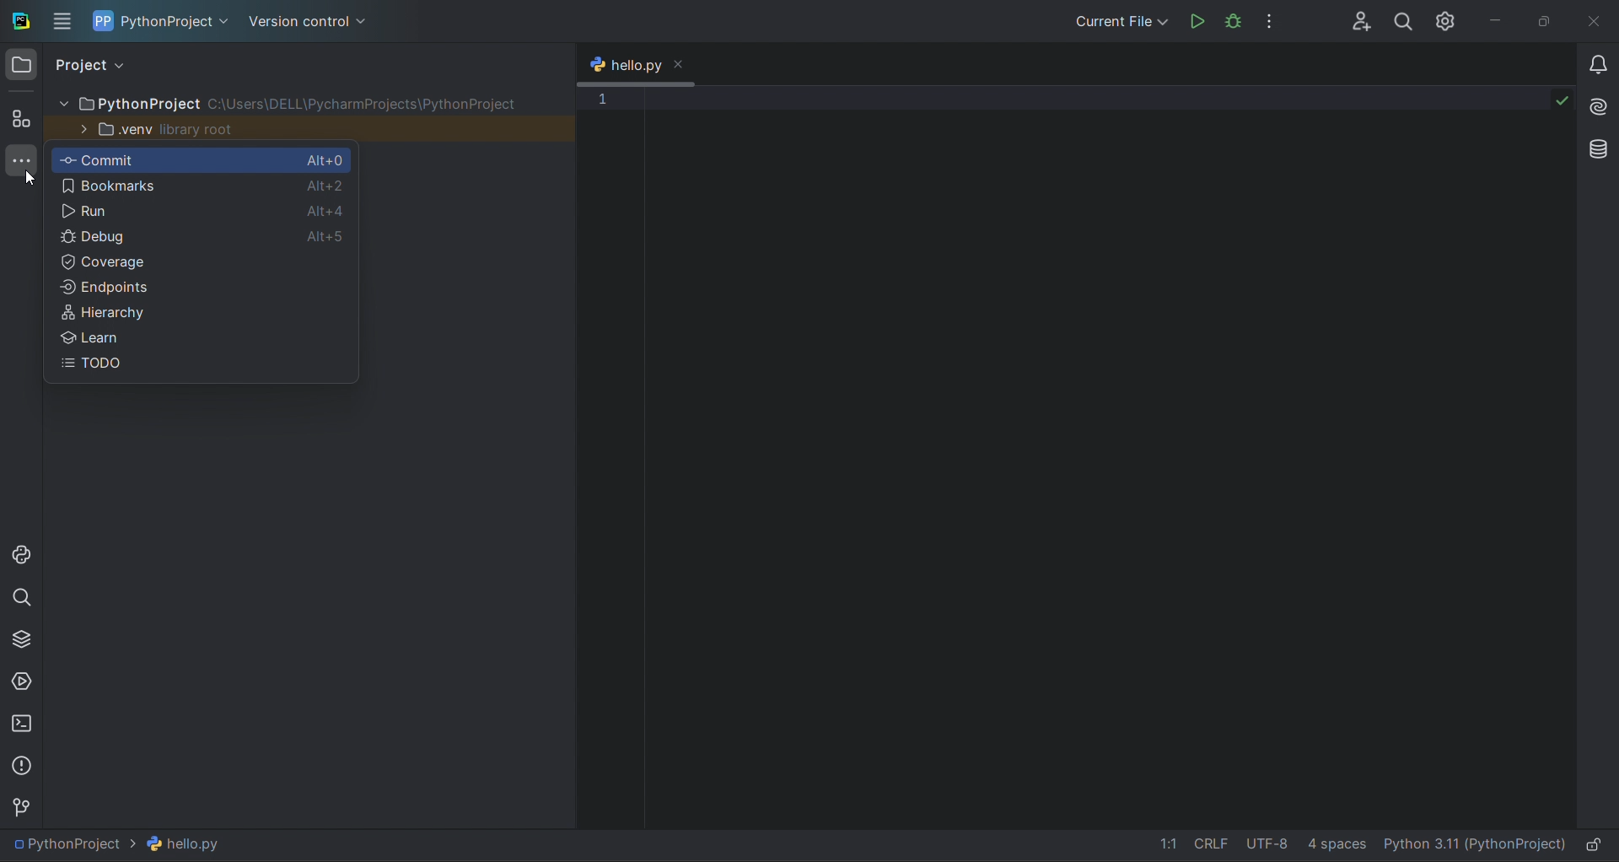  What do you see at coordinates (22, 803) in the screenshot?
I see `version control` at bounding box center [22, 803].